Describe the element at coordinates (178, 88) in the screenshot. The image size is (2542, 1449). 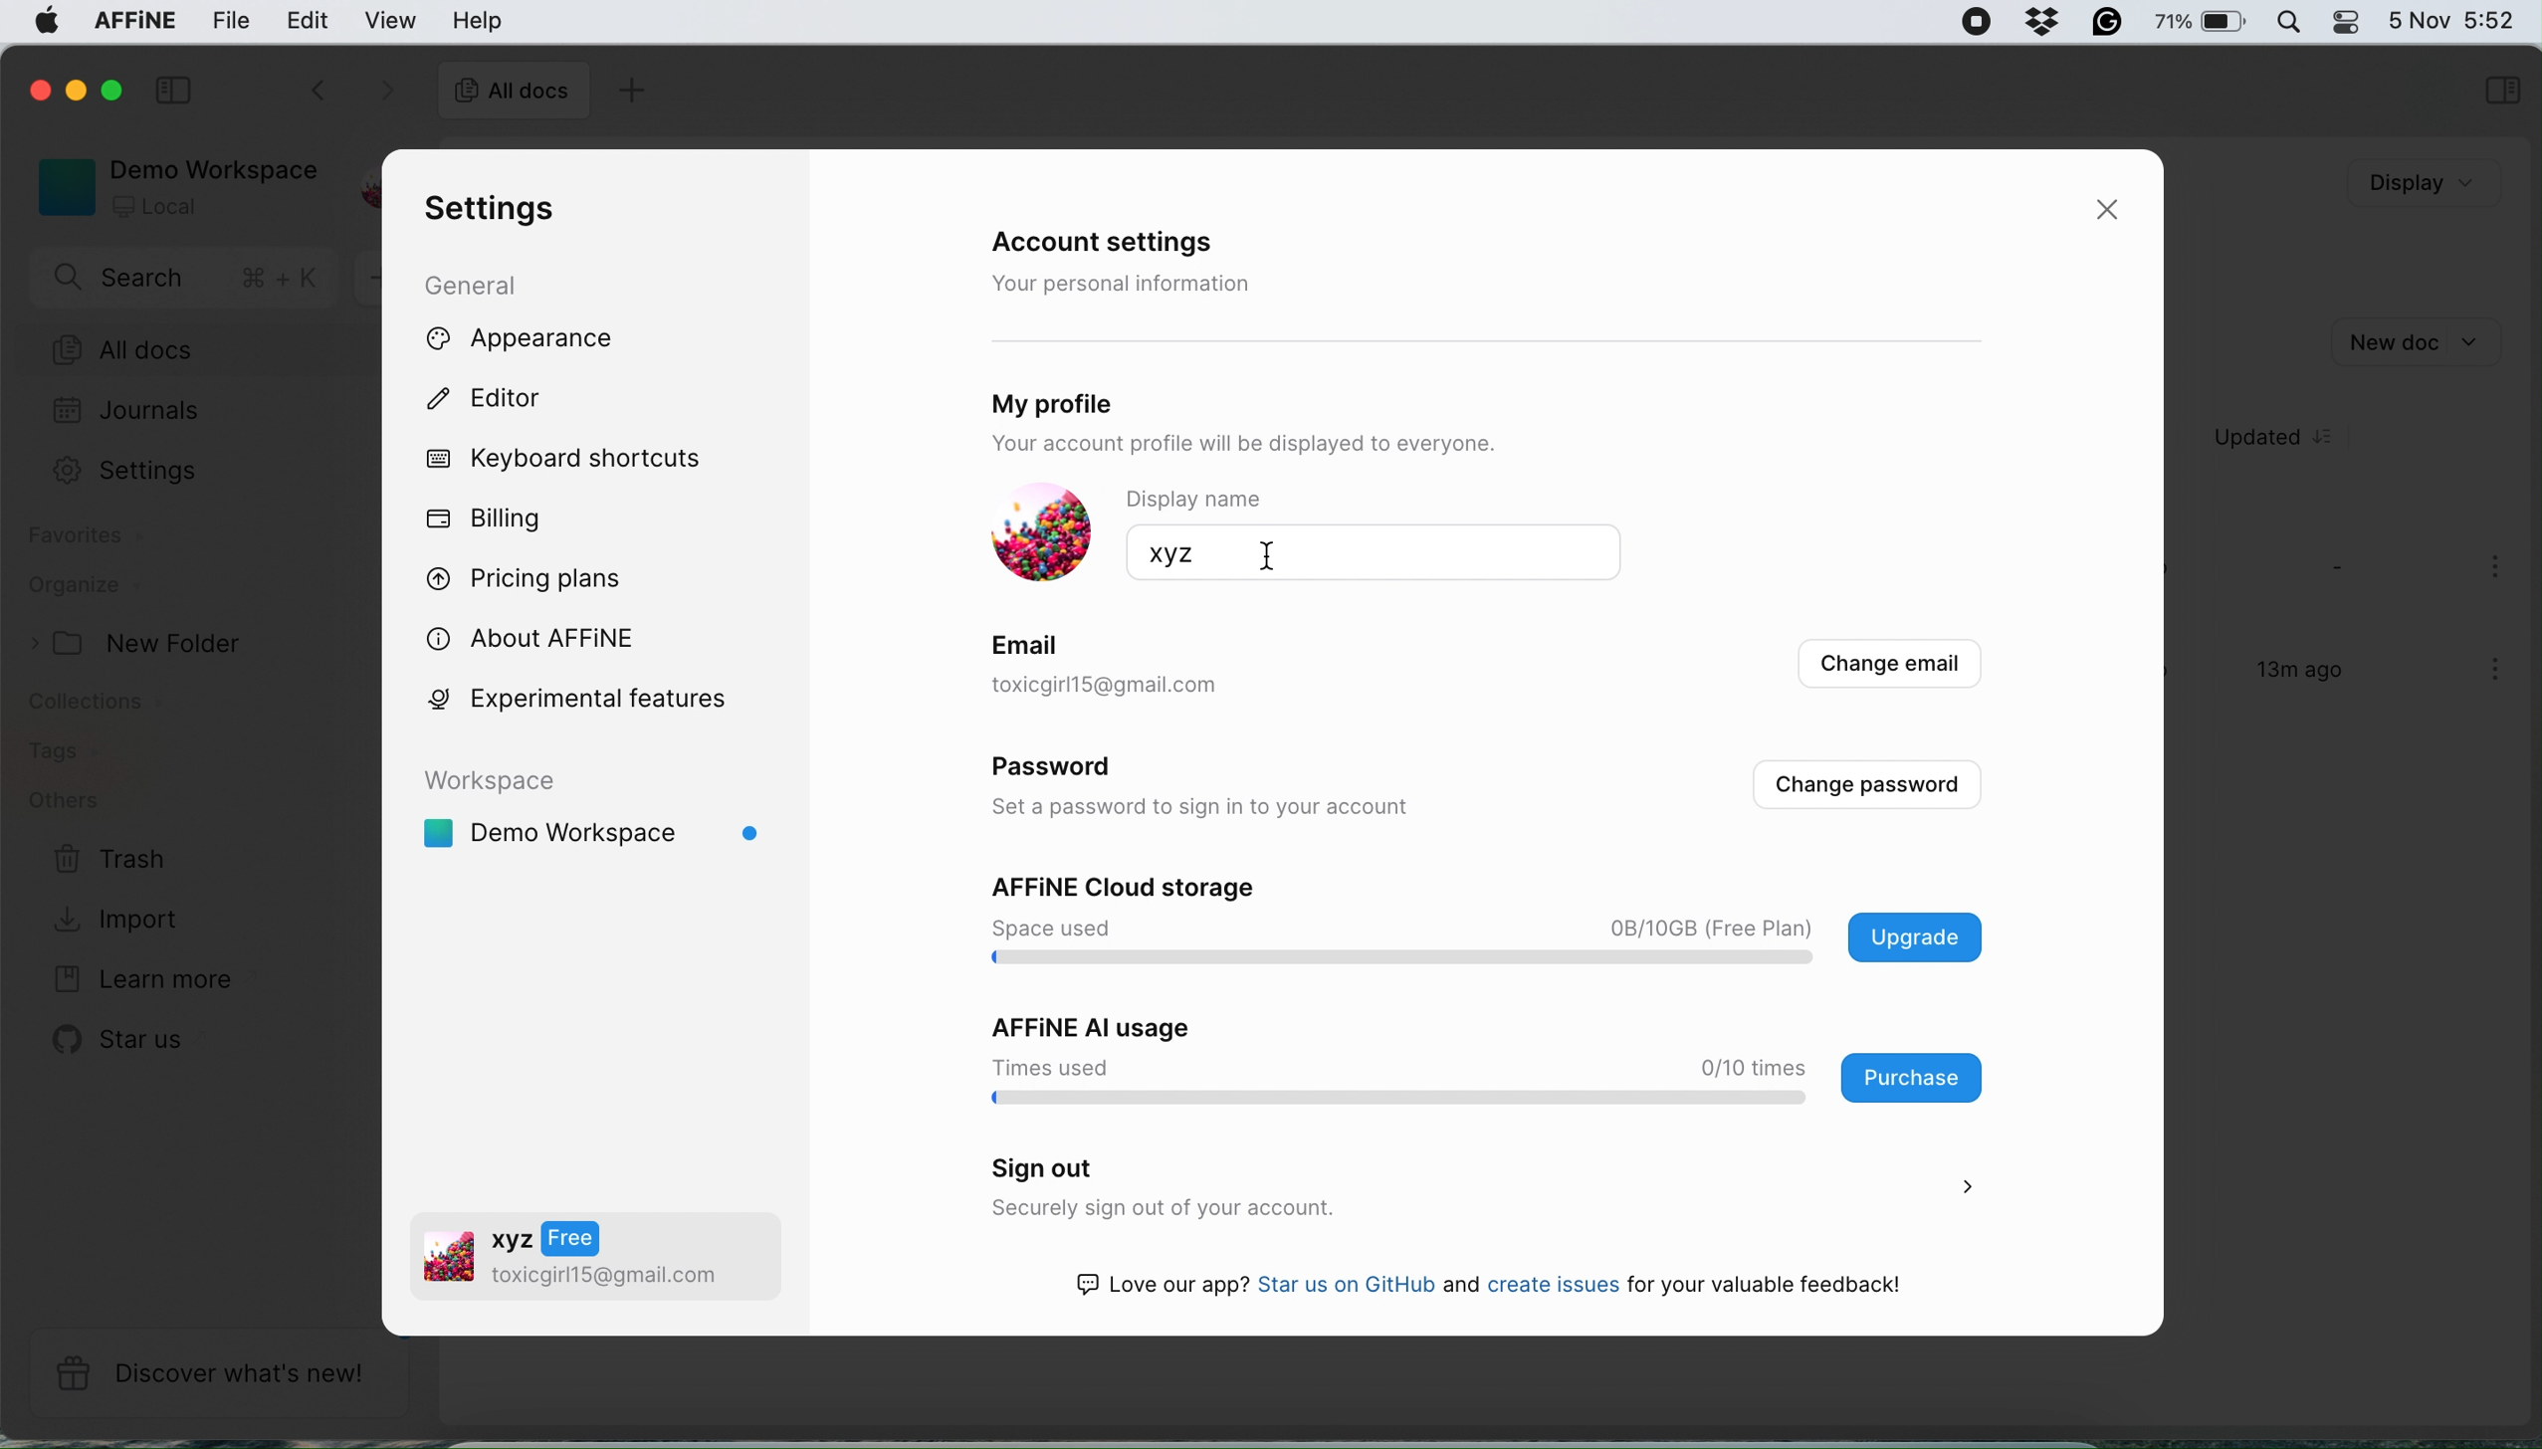
I see `collapse sidebar` at that location.